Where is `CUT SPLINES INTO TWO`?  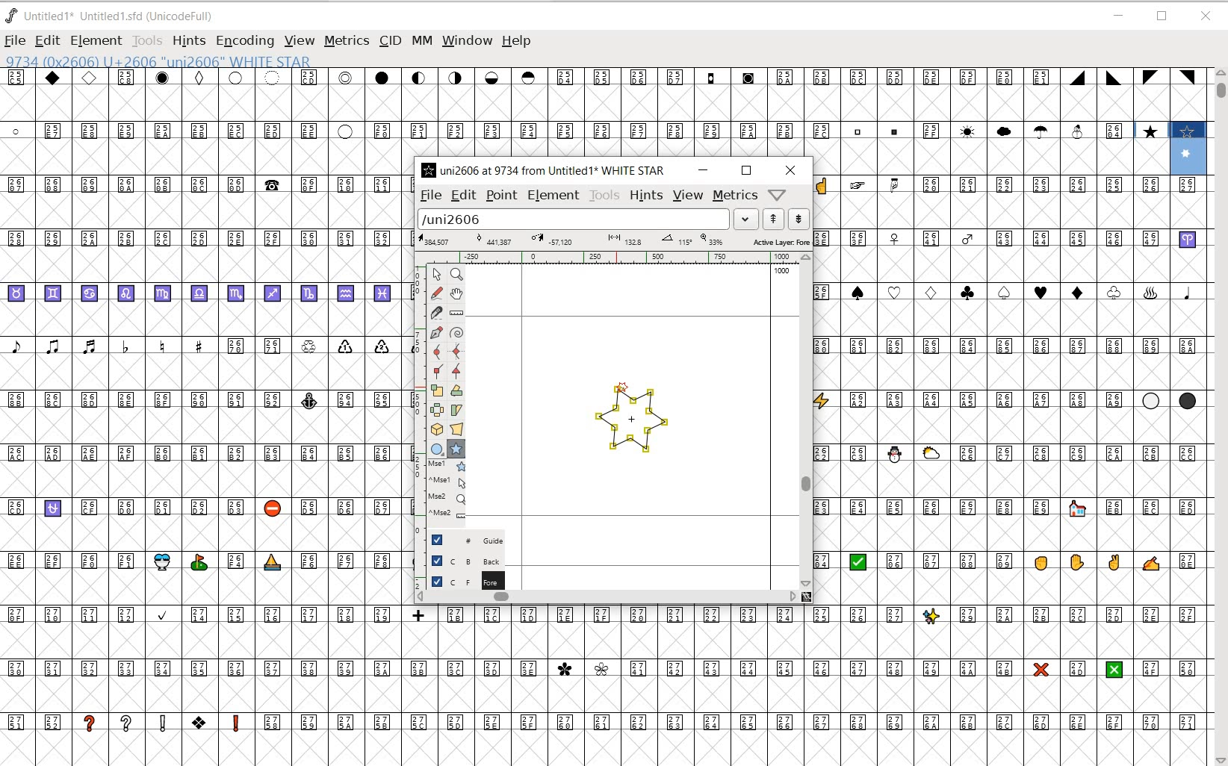 CUT SPLINES INTO TWO is located at coordinates (437, 312).